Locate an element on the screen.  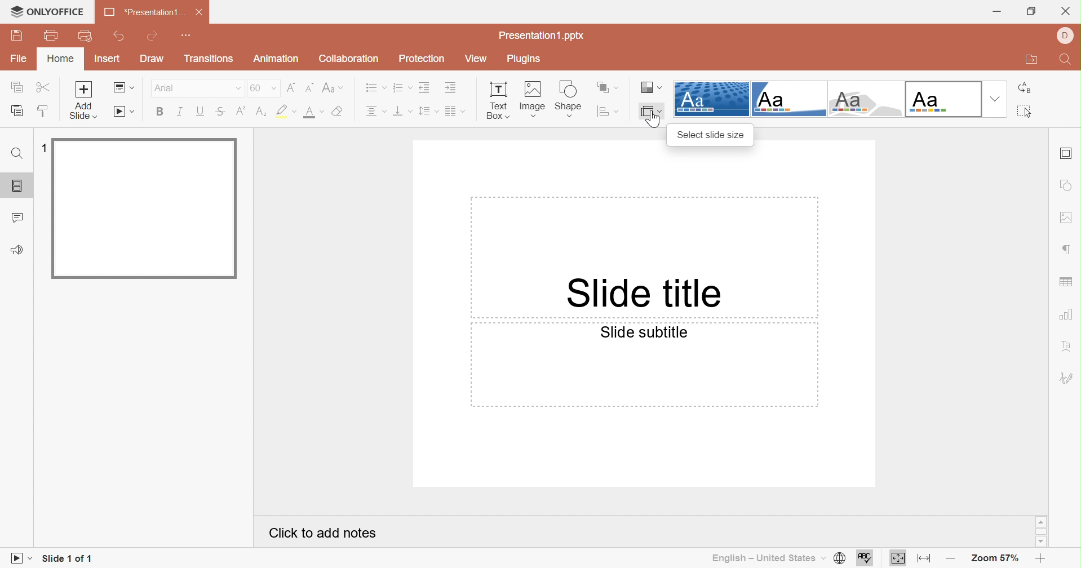
Home is located at coordinates (61, 59).